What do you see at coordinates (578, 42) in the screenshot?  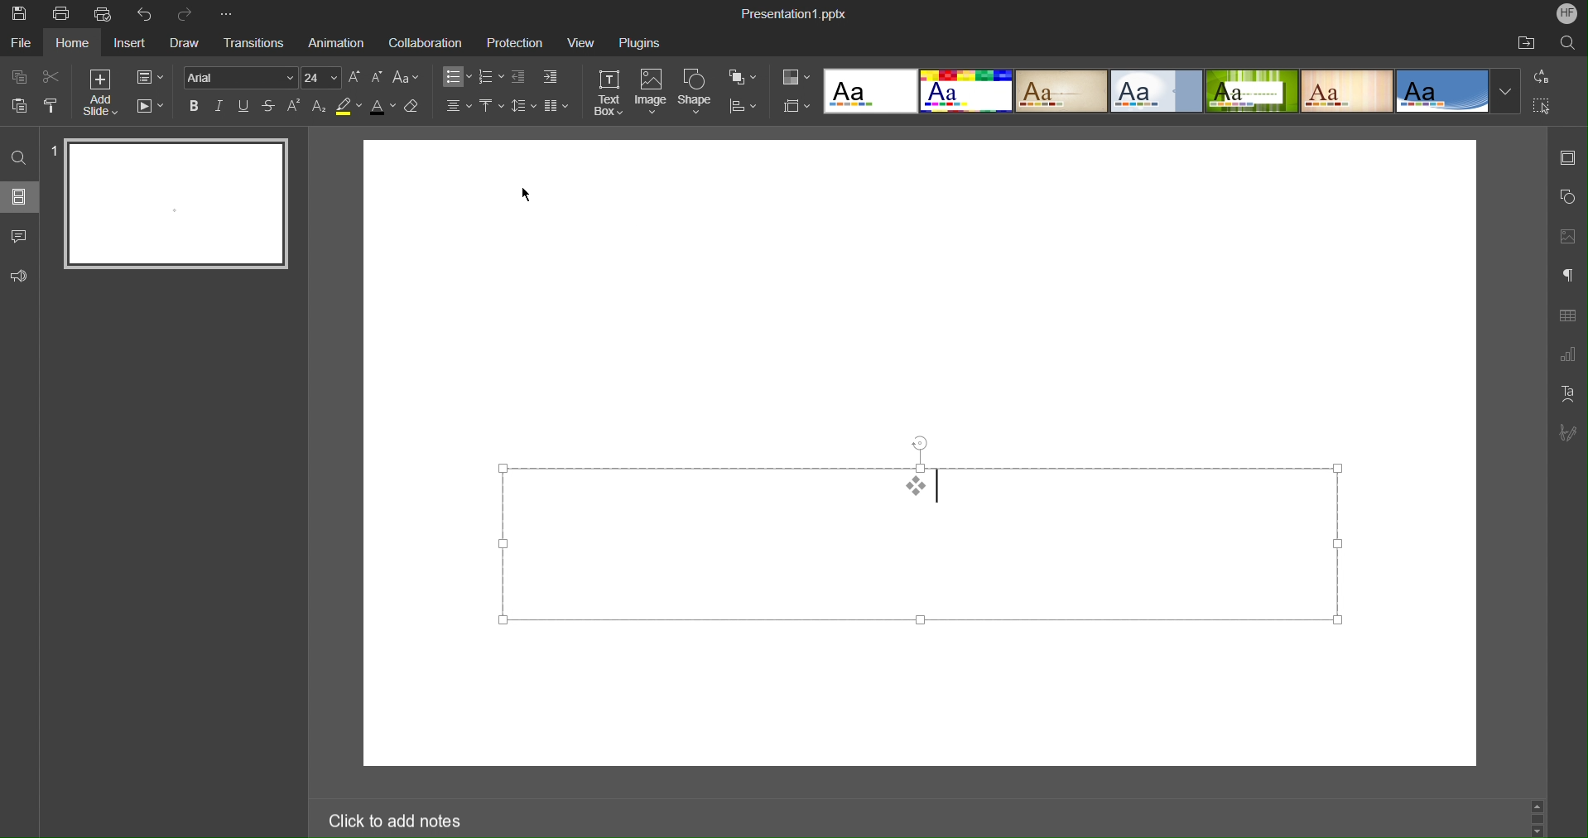 I see `View` at bounding box center [578, 42].